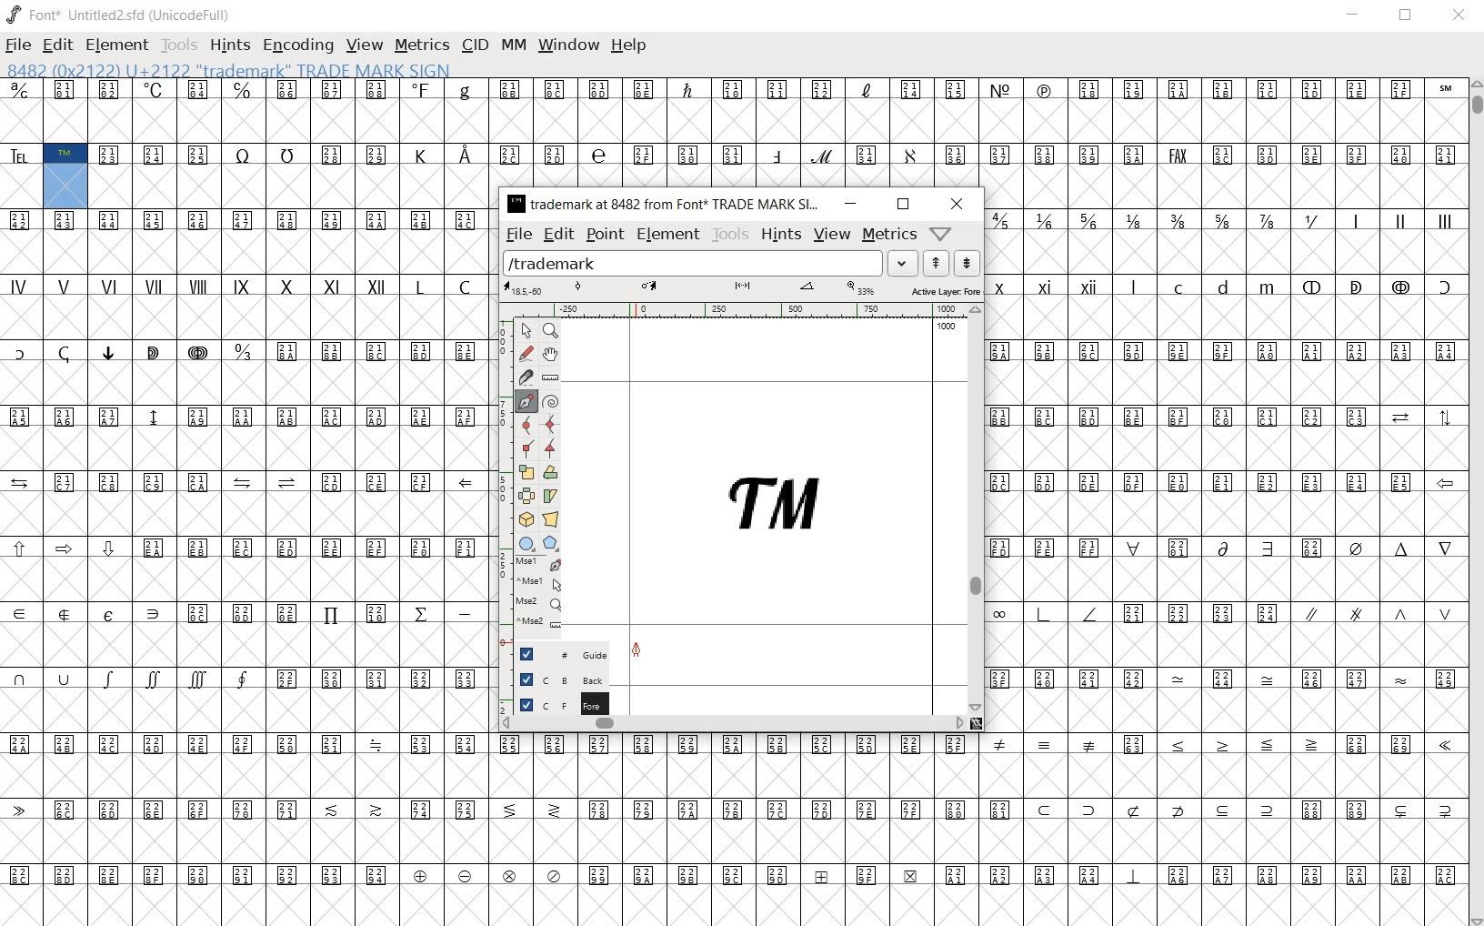  What do you see at coordinates (629, 47) in the screenshot?
I see `HELP` at bounding box center [629, 47].